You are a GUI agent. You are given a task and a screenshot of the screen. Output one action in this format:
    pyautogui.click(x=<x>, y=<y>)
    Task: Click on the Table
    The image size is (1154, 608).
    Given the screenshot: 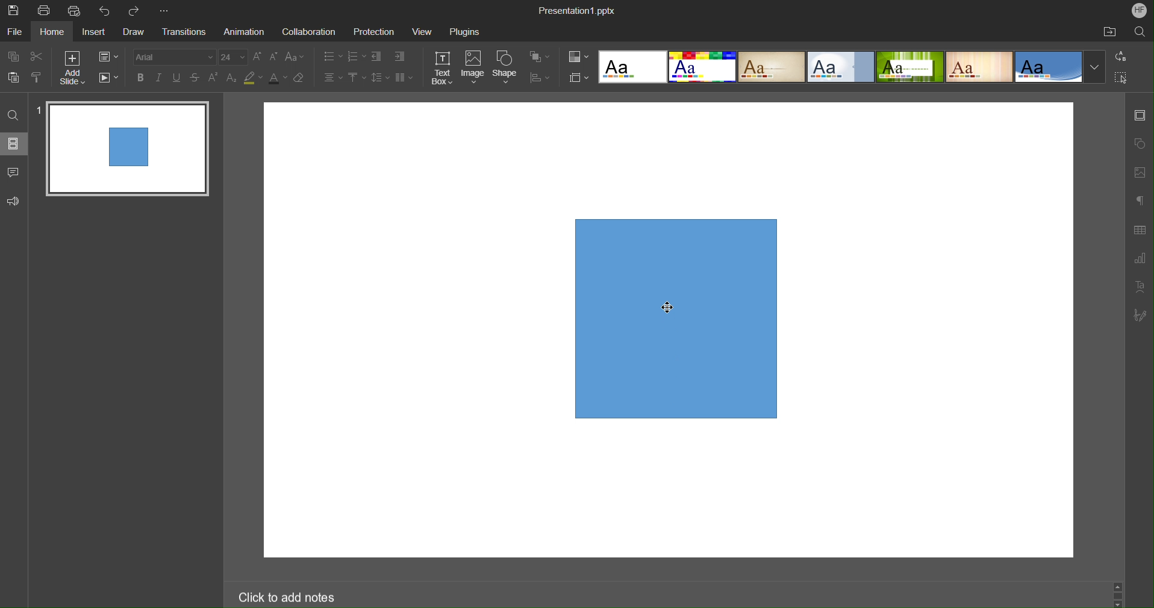 What is the action you would take?
    pyautogui.click(x=1140, y=230)
    